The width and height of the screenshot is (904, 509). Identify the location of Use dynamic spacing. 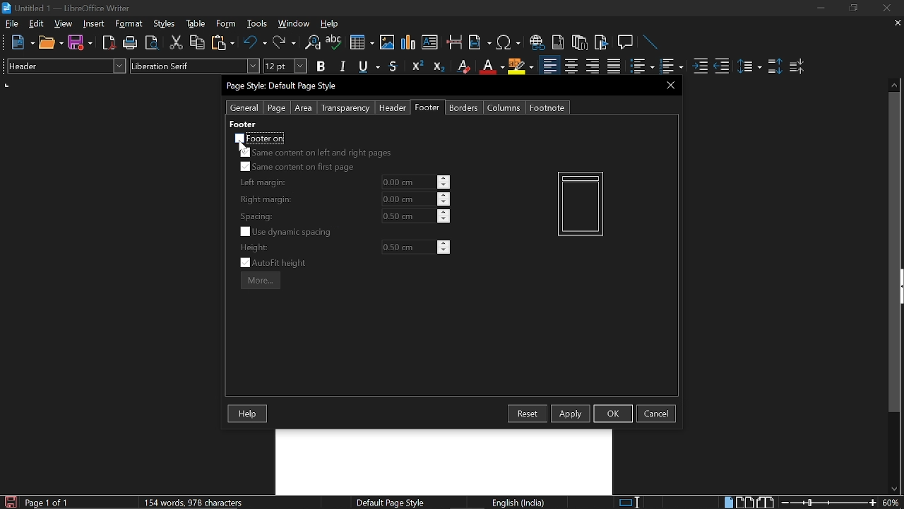
(288, 232).